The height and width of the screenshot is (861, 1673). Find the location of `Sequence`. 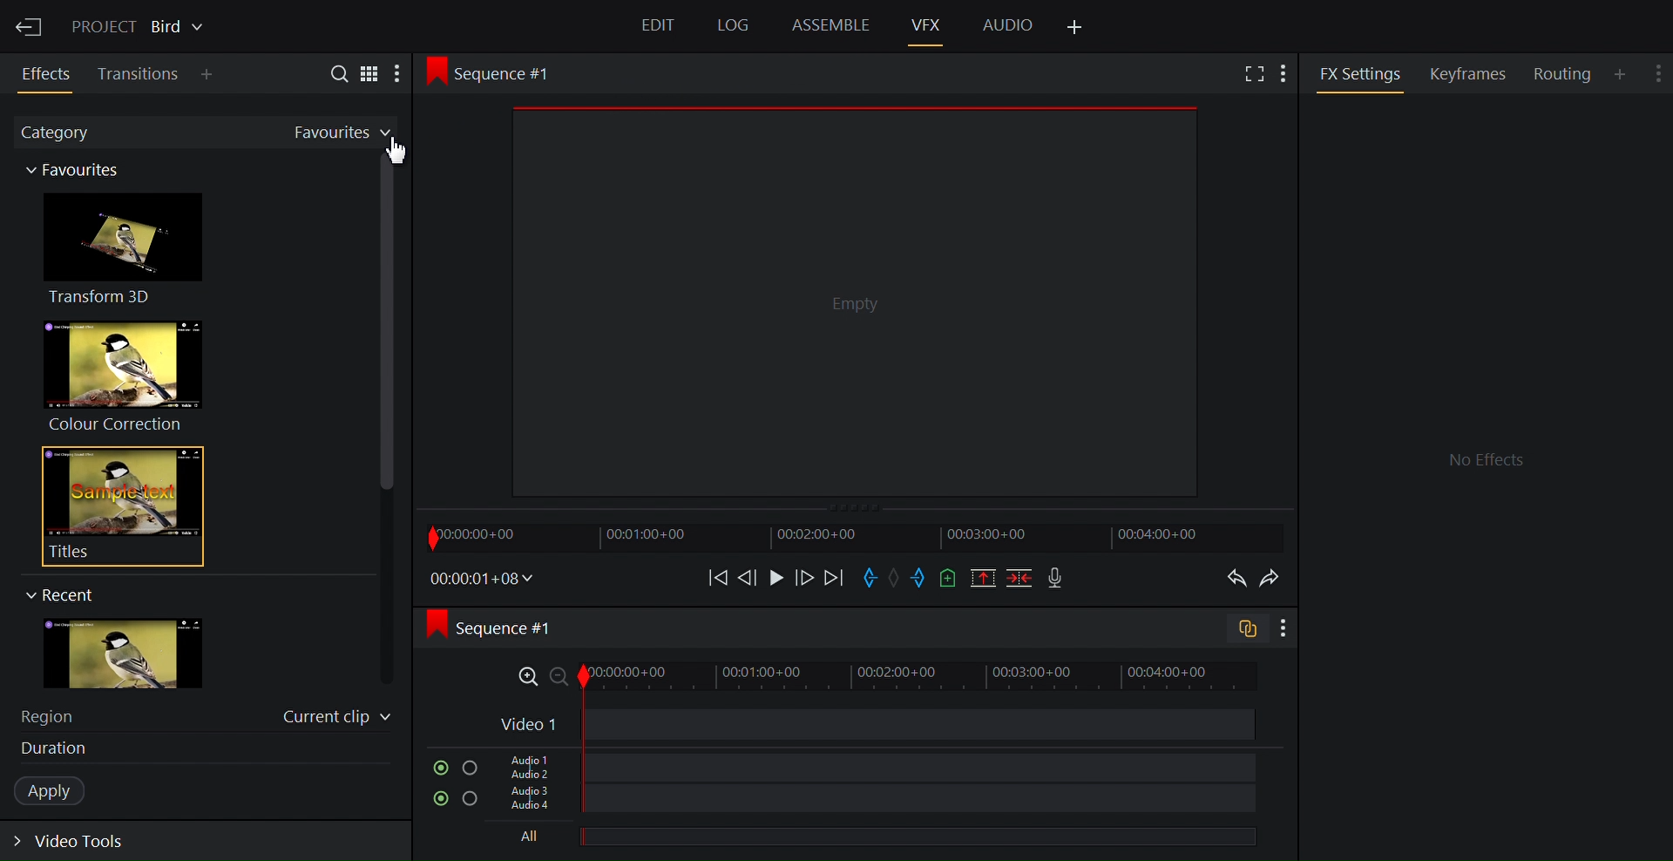

Sequence is located at coordinates (507, 71).